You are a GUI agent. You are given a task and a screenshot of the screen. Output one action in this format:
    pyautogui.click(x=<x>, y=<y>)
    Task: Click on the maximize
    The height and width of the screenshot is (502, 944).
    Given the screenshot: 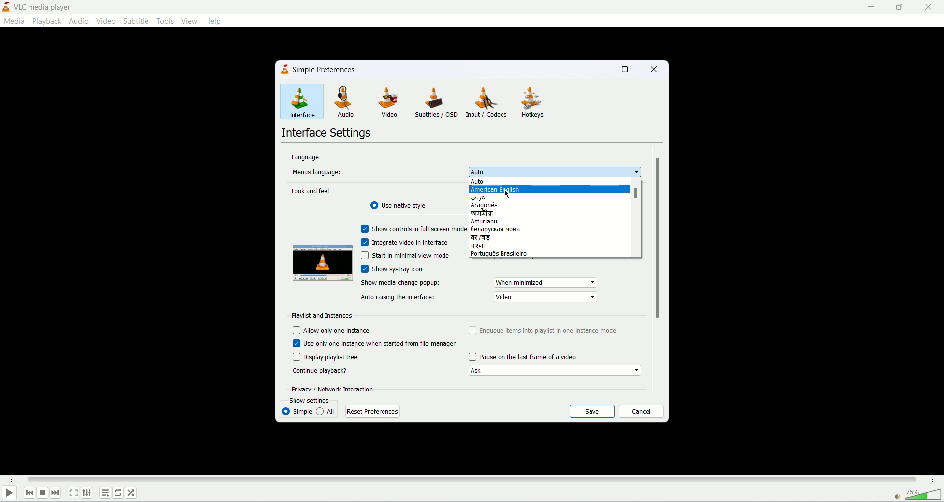 What is the action you would take?
    pyautogui.click(x=626, y=69)
    